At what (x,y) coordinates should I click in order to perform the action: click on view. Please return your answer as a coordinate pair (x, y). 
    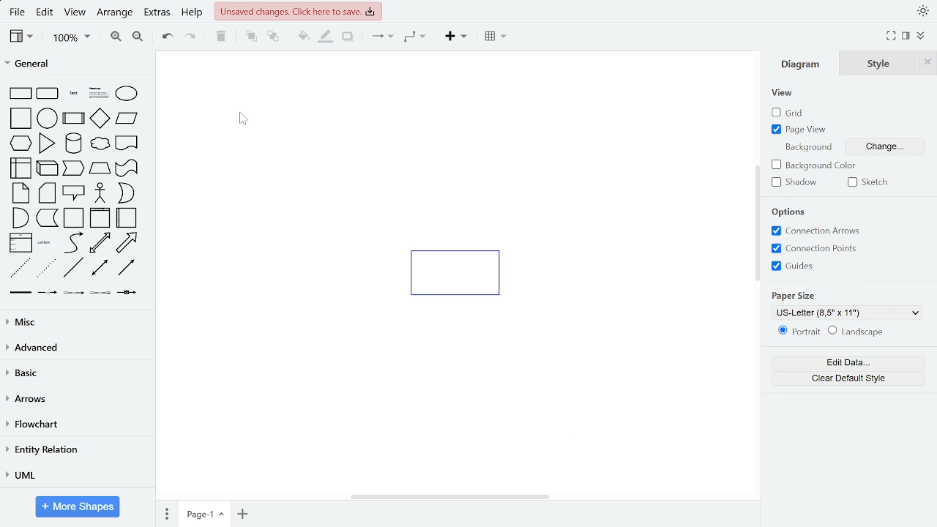
    Looking at the image, I should click on (75, 14).